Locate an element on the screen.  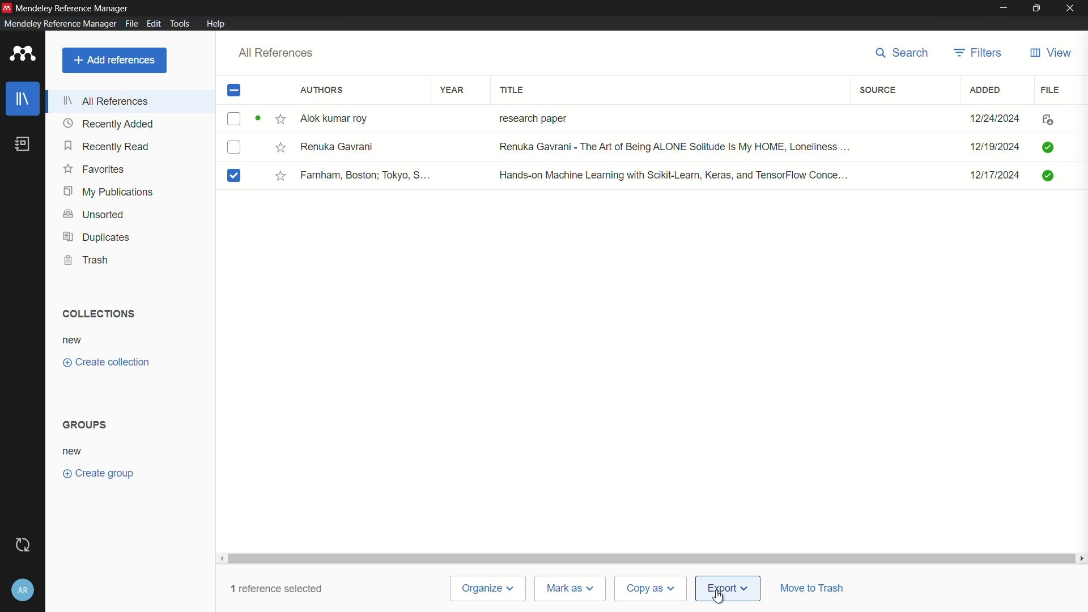
all references is located at coordinates (276, 53).